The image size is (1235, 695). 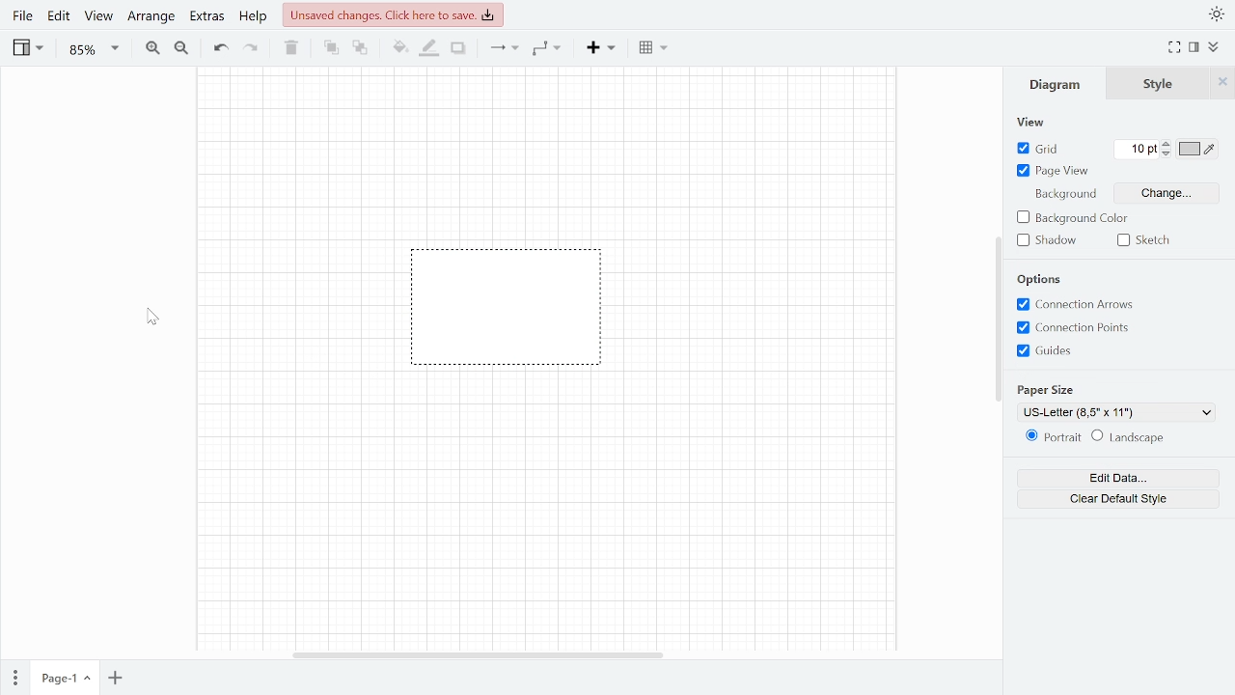 What do you see at coordinates (1089, 305) in the screenshot?
I see `Connection arrows` at bounding box center [1089, 305].